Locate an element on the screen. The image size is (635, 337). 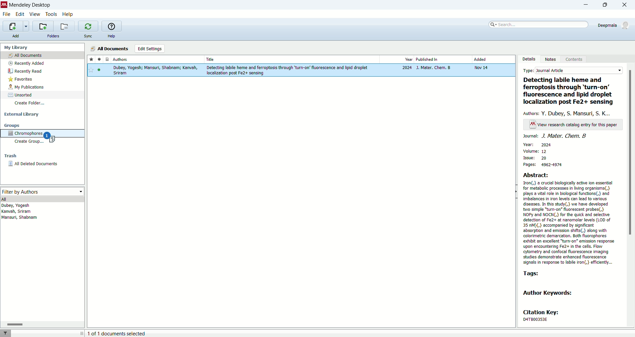
my publications is located at coordinates (27, 87).